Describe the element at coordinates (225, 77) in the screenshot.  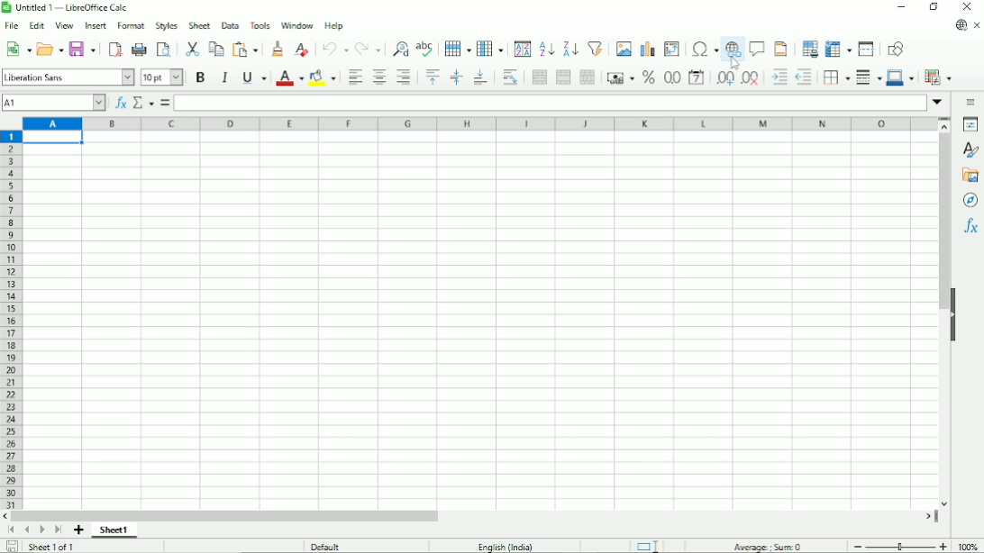
I see `Italic` at that location.